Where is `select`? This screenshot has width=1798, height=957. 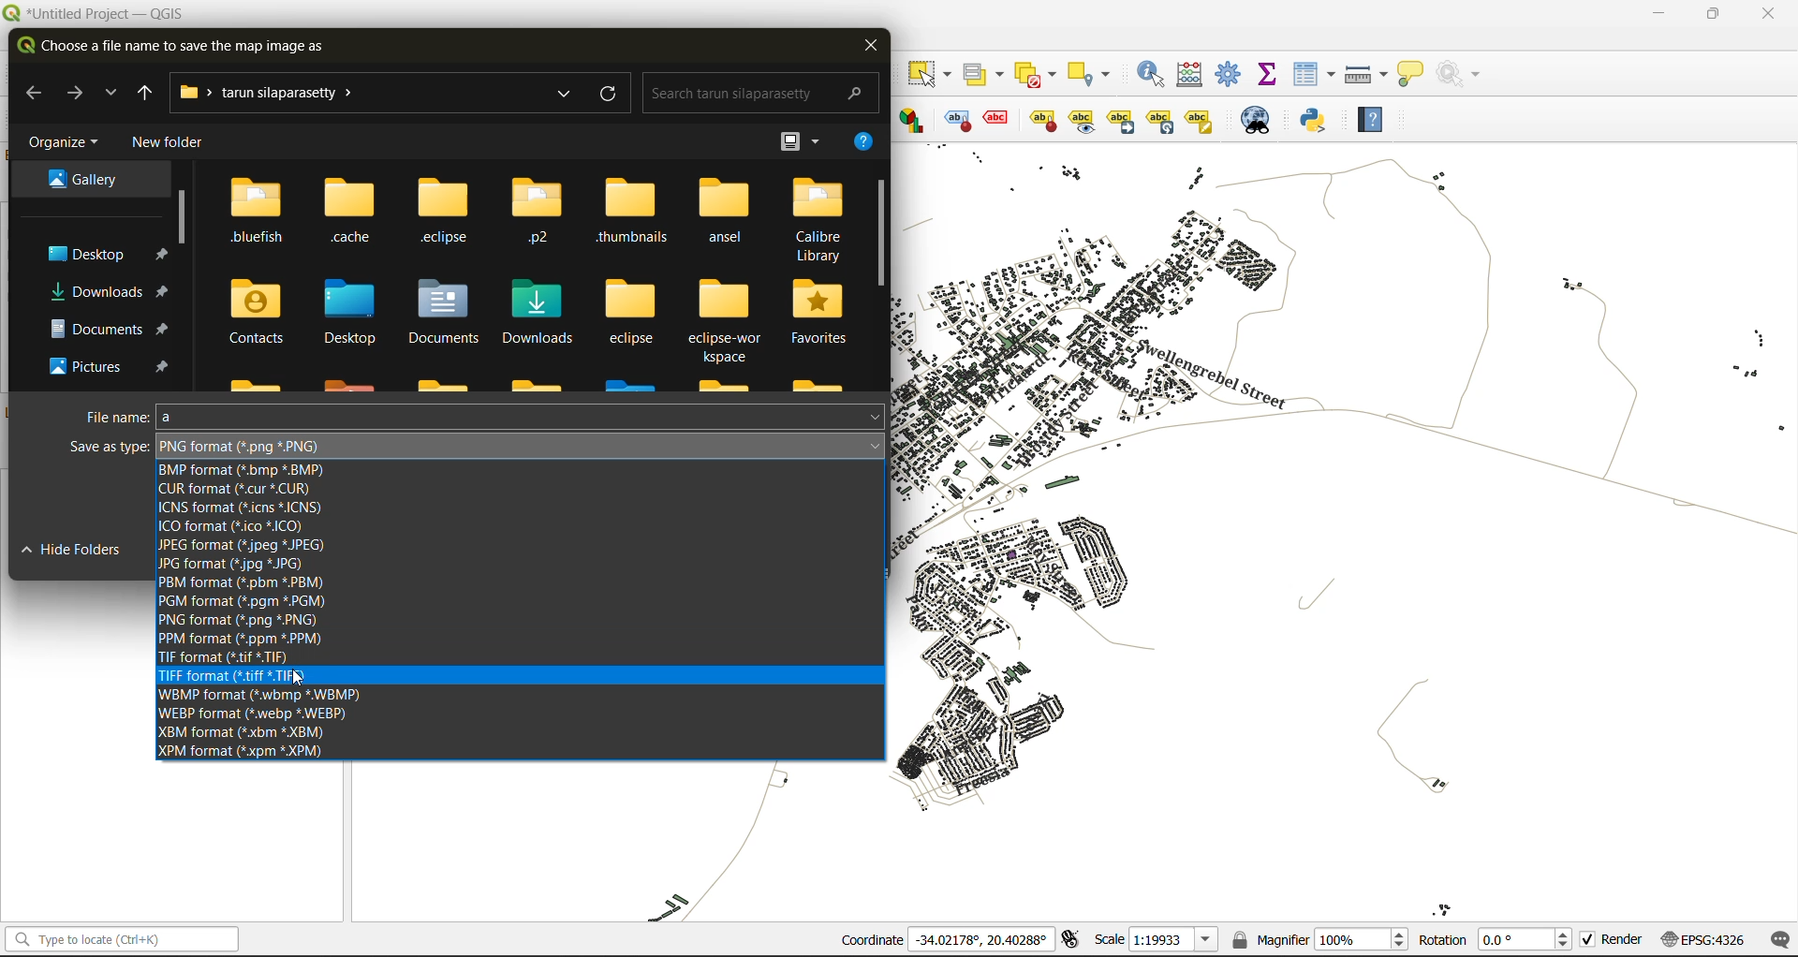 select is located at coordinates (932, 74).